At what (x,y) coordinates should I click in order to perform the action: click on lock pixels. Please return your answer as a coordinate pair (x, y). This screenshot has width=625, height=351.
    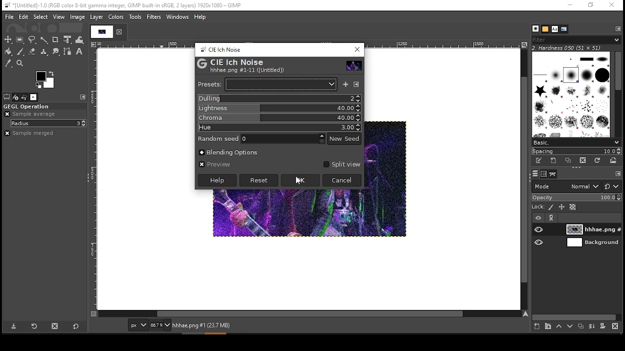
    Looking at the image, I should click on (550, 207).